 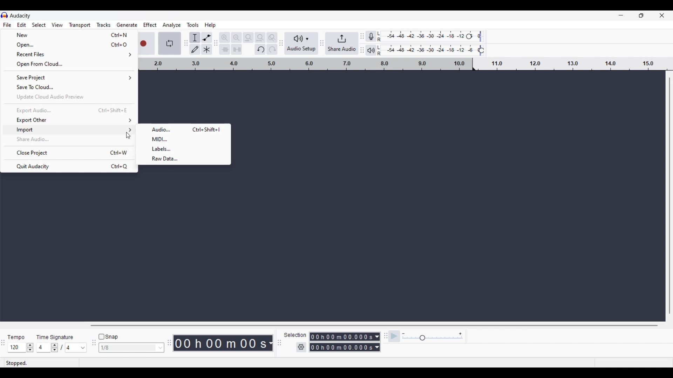 What do you see at coordinates (385, 336) in the screenshot?
I see `signature time tool bar` at bounding box center [385, 336].